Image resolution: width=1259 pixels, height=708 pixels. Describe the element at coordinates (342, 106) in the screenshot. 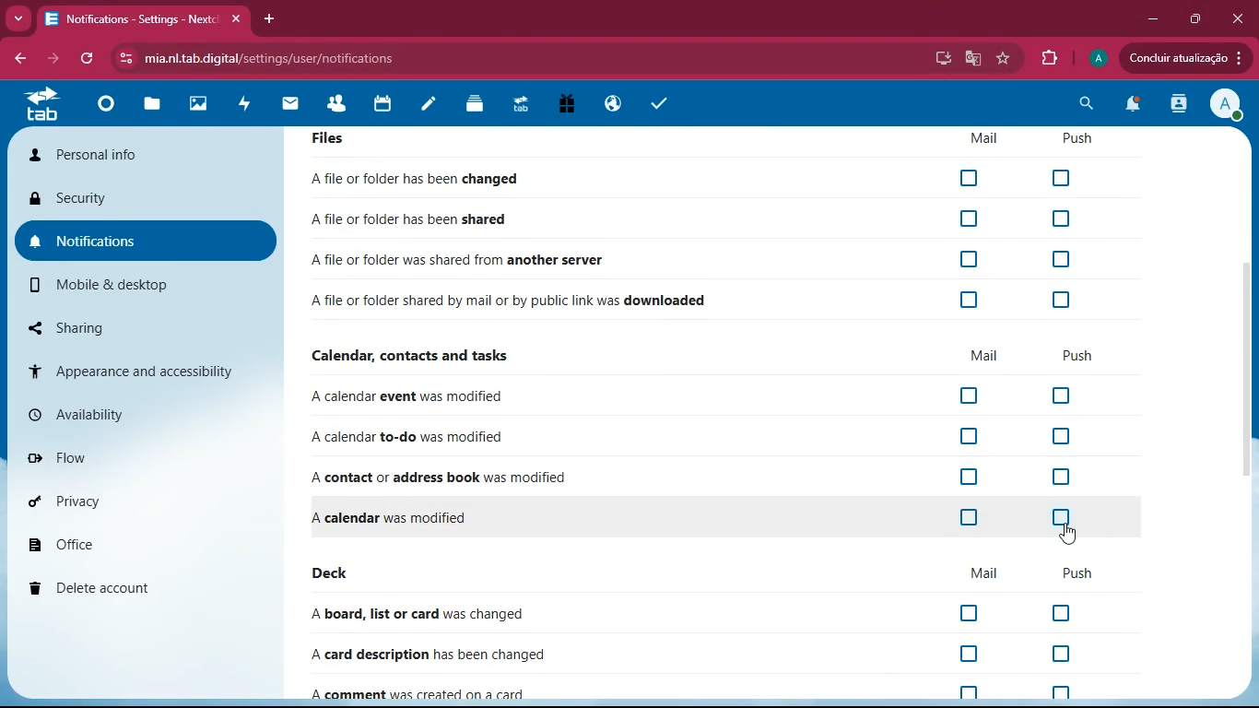

I see `friends` at that location.